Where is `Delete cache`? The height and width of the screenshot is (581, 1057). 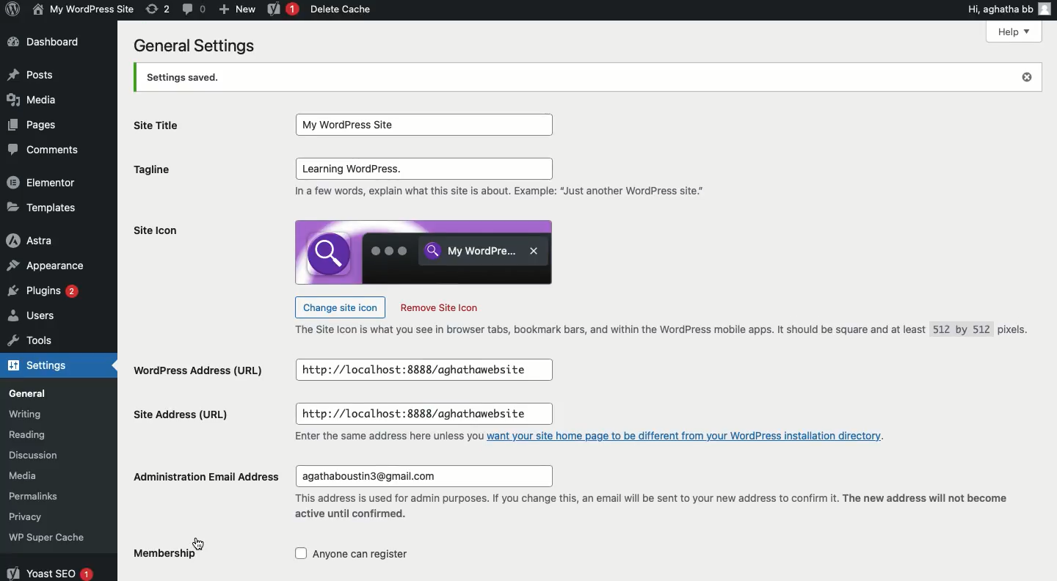
Delete cache is located at coordinates (342, 10).